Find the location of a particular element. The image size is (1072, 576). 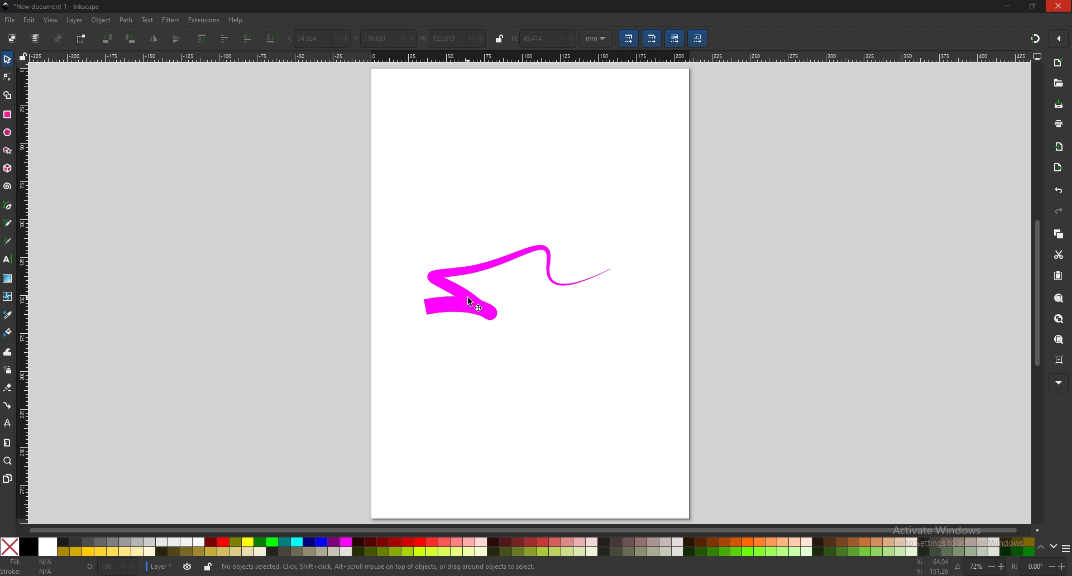

close is located at coordinates (1060, 6).